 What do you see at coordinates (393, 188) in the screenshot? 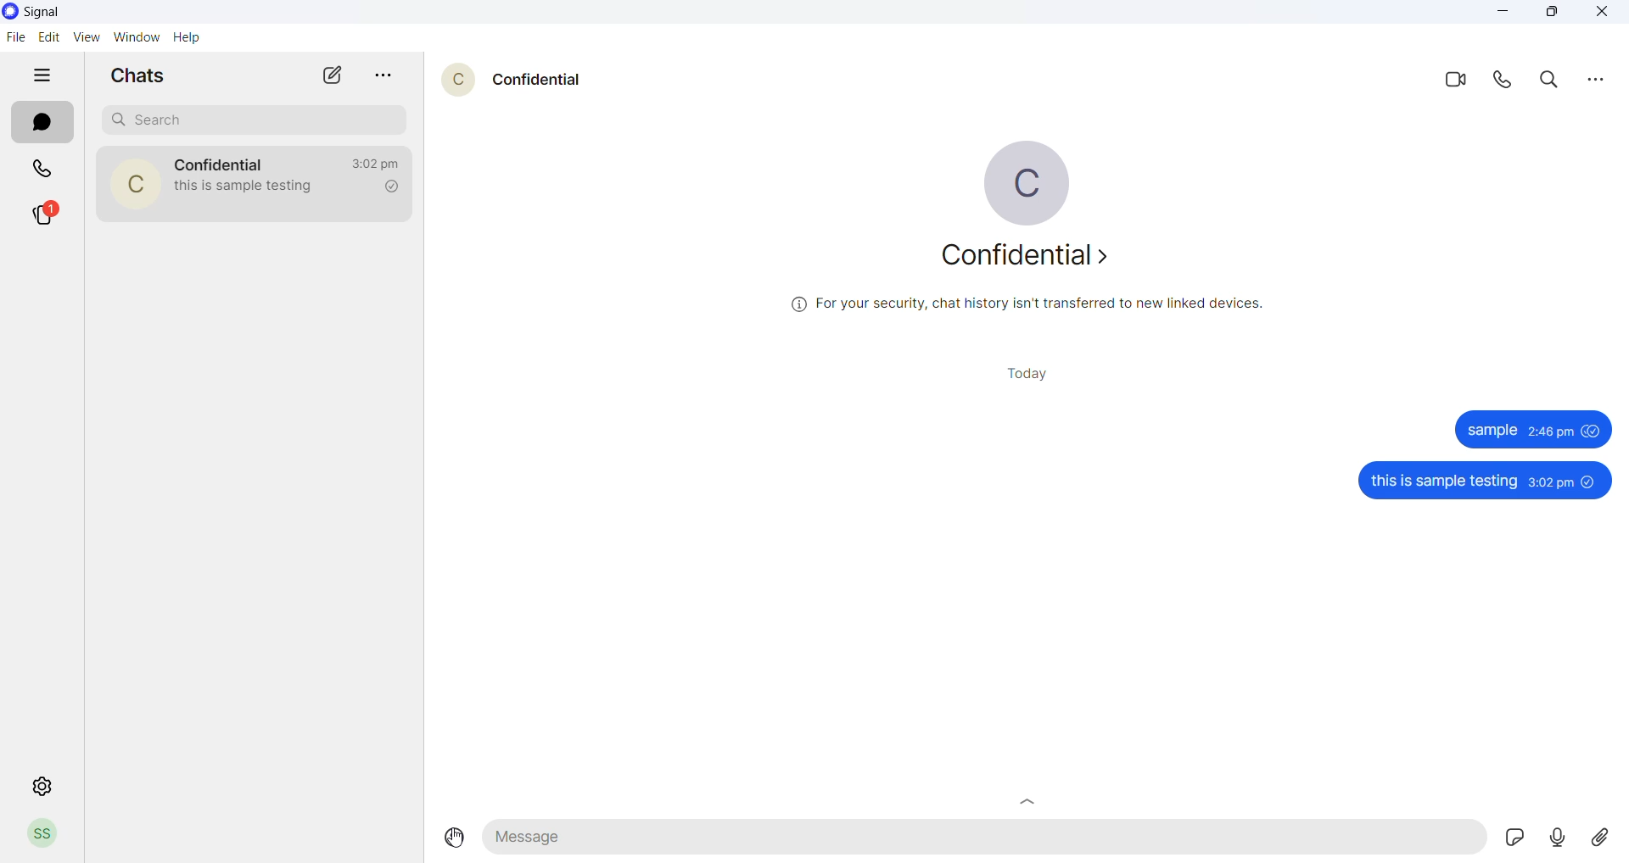
I see `read recipient` at bounding box center [393, 188].